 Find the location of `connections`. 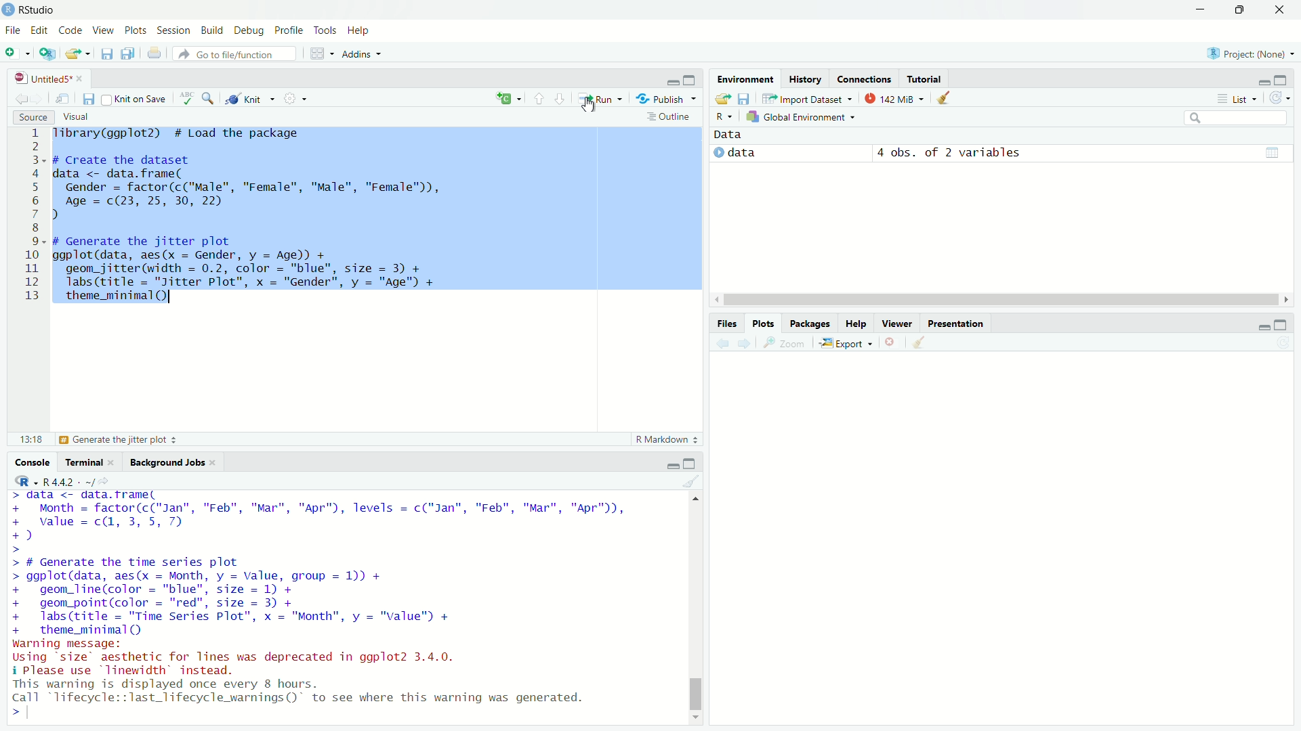

connections is located at coordinates (865, 78).